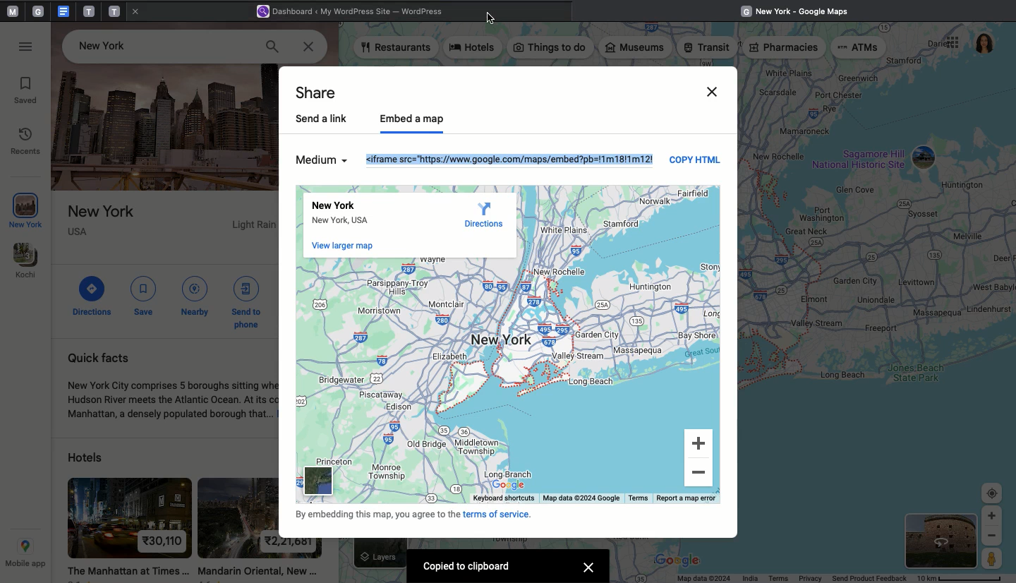 This screenshot has height=583, width=1016. I want to click on Send a link, so click(325, 119).